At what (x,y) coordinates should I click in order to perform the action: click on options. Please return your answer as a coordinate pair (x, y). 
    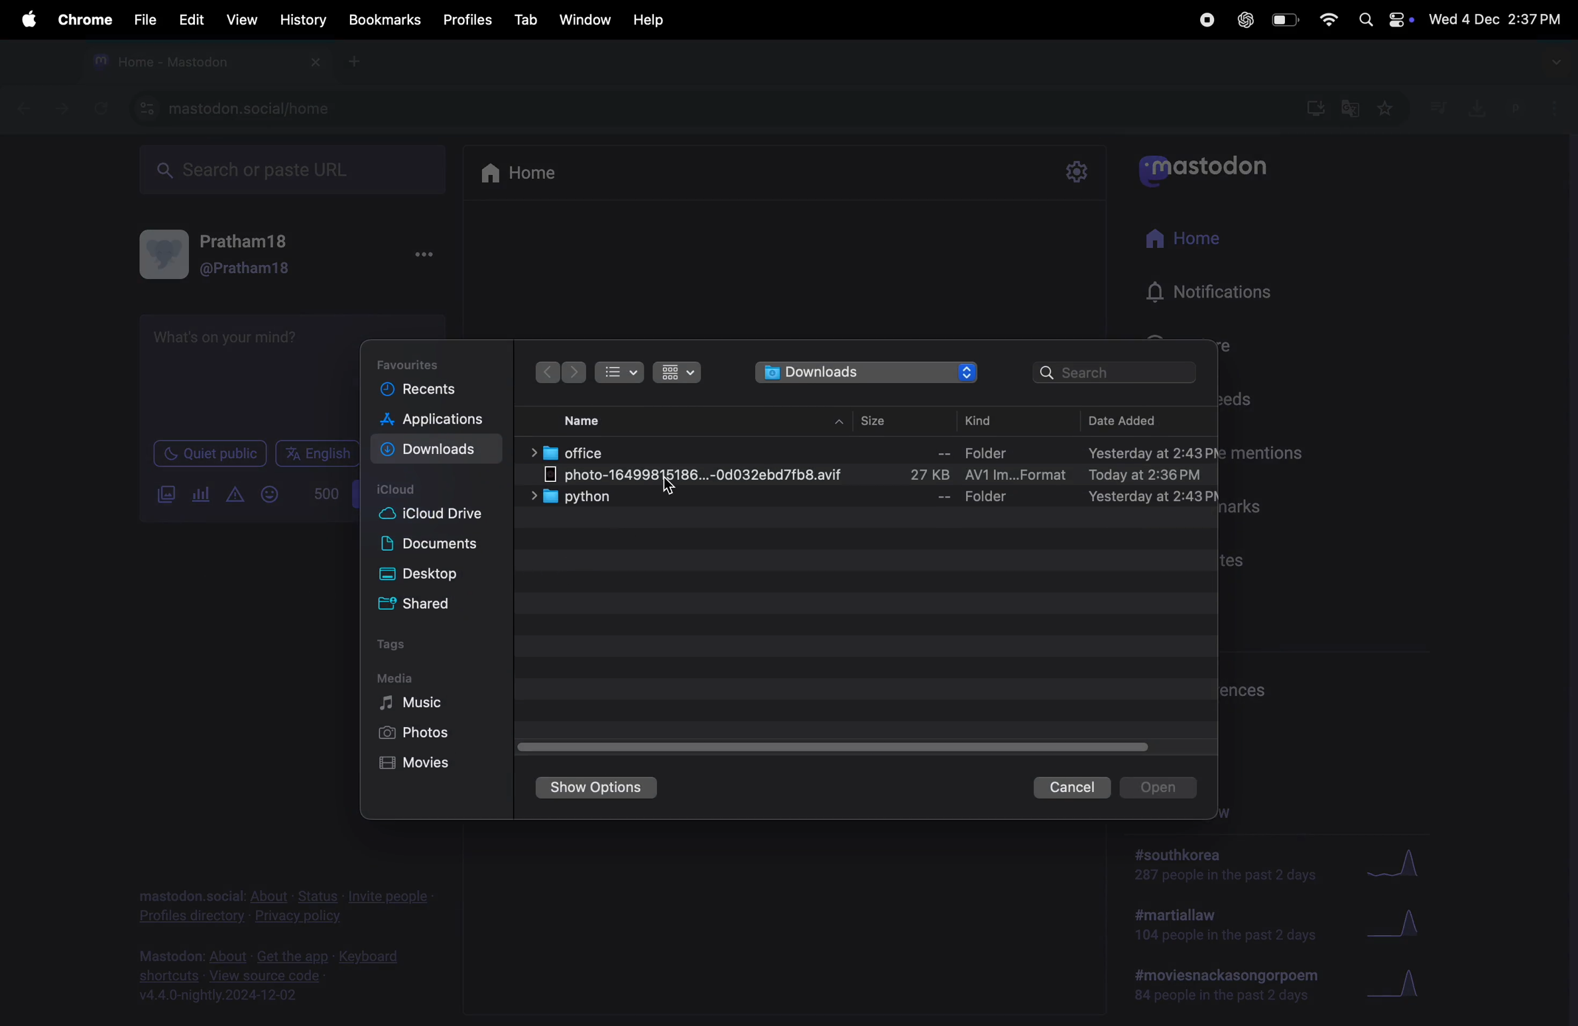
    Looking at the image, I should click on (422, 255).